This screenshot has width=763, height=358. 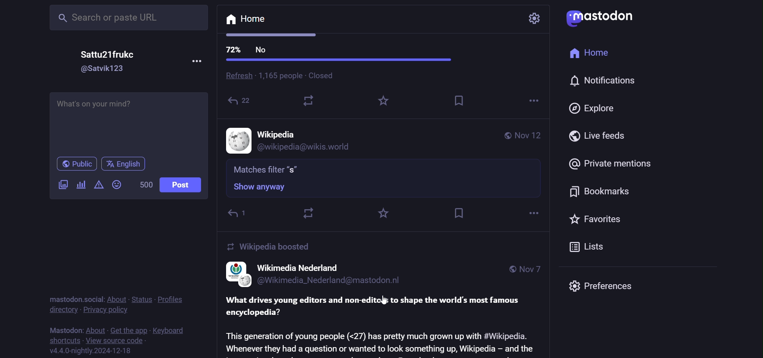 I want to click on post, so click(x=182, y=185).